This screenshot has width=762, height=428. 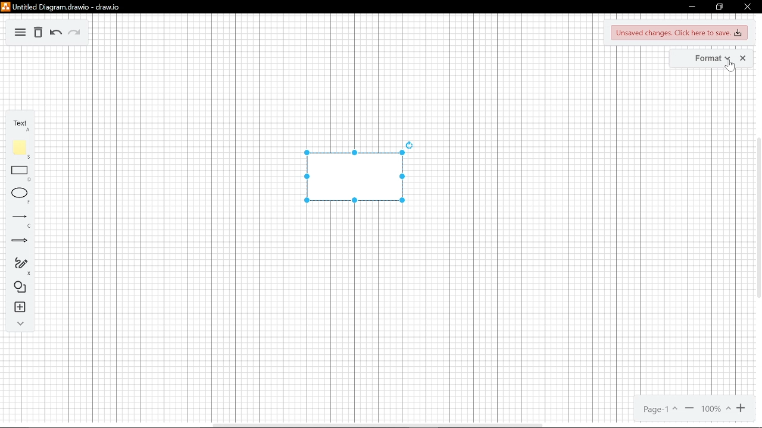 I want to click on back, so click(x=55, y=32).